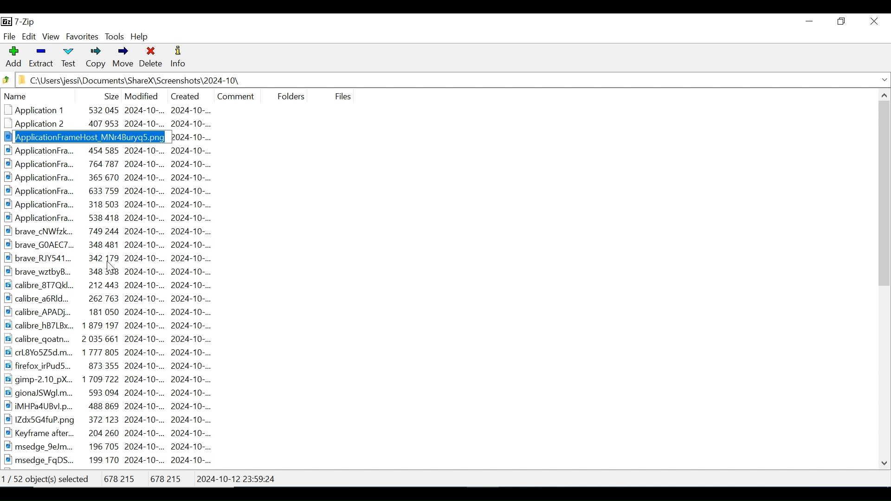 This screenshot has width=891, height=501. Describe the element at coordinates (884, 80) in the screenshot. I see `Expand` at that location.